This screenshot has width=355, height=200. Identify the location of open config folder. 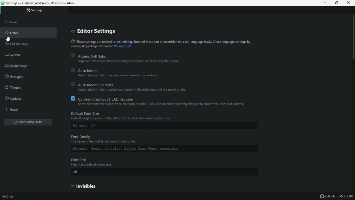
(30, 123).